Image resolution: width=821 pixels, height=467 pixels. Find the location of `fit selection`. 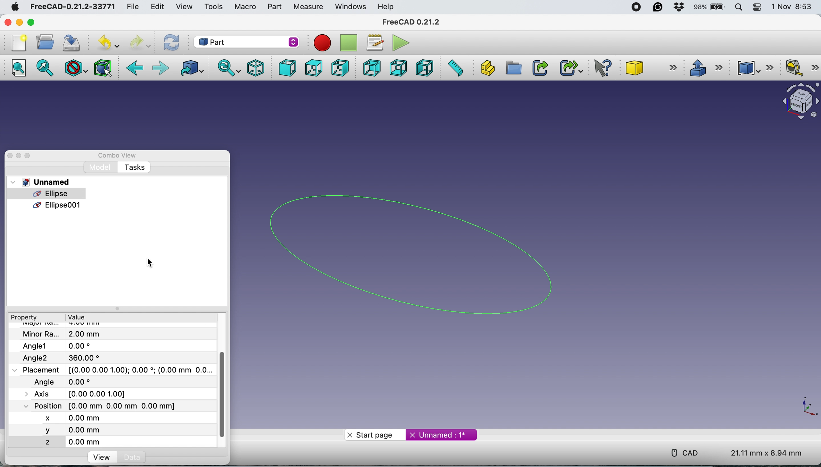

fit selection is located at coordinates (45, 68).